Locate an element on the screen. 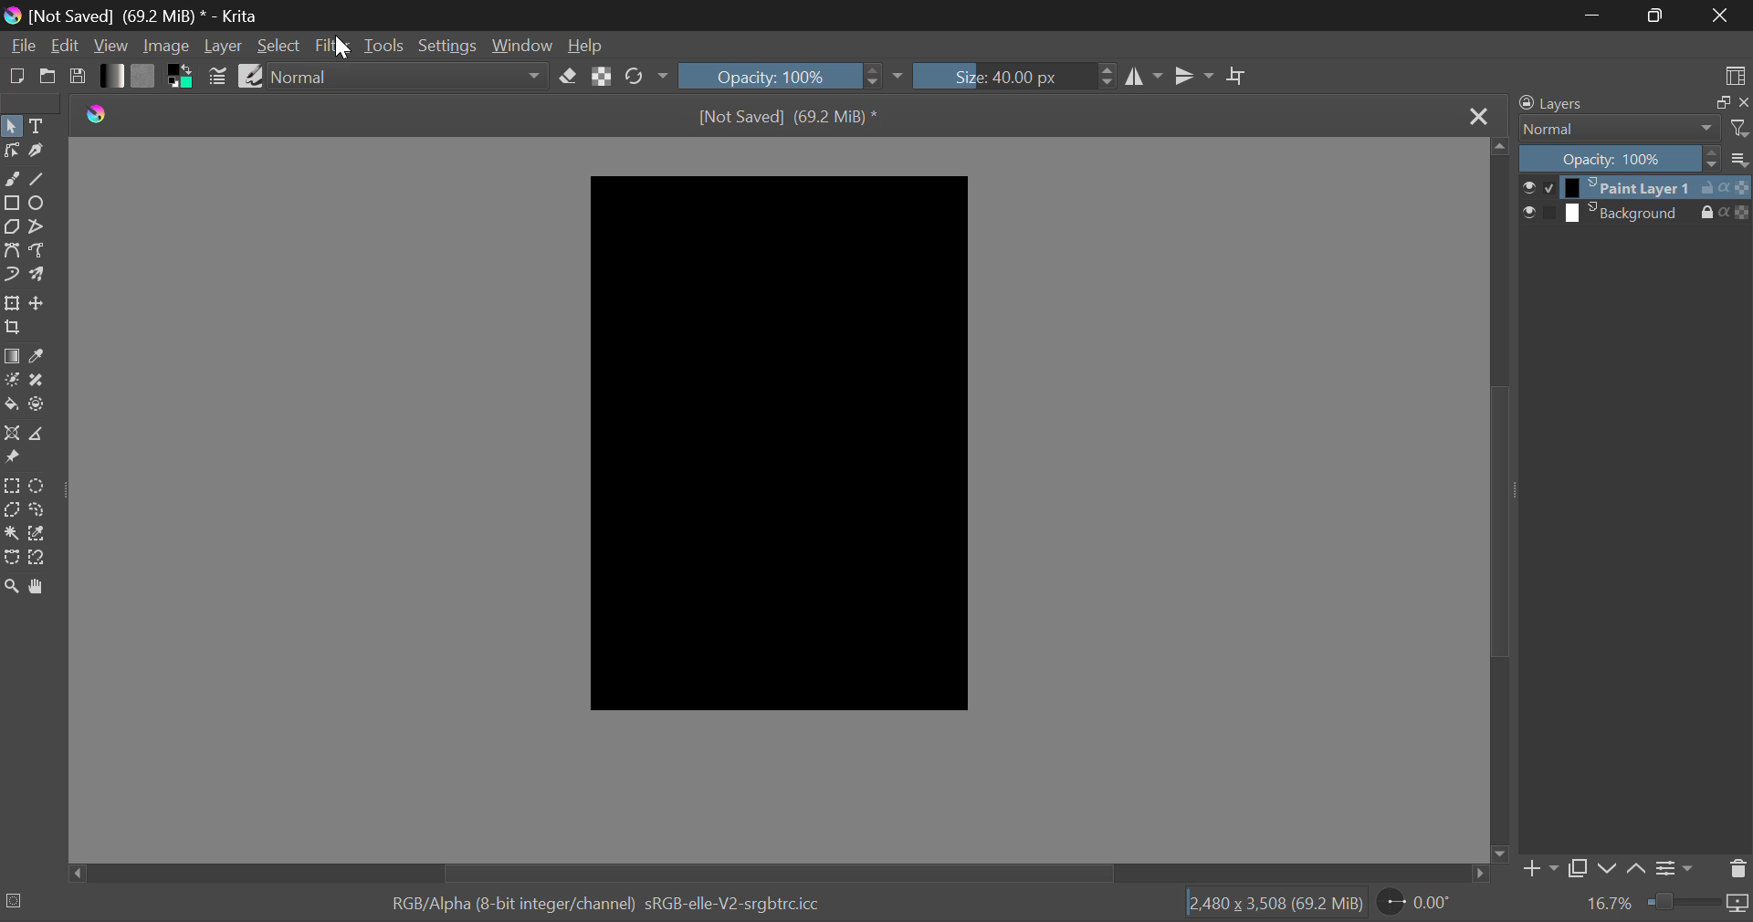 The image size is (1753, 922). Settings is located at coordinates (1673, 867).